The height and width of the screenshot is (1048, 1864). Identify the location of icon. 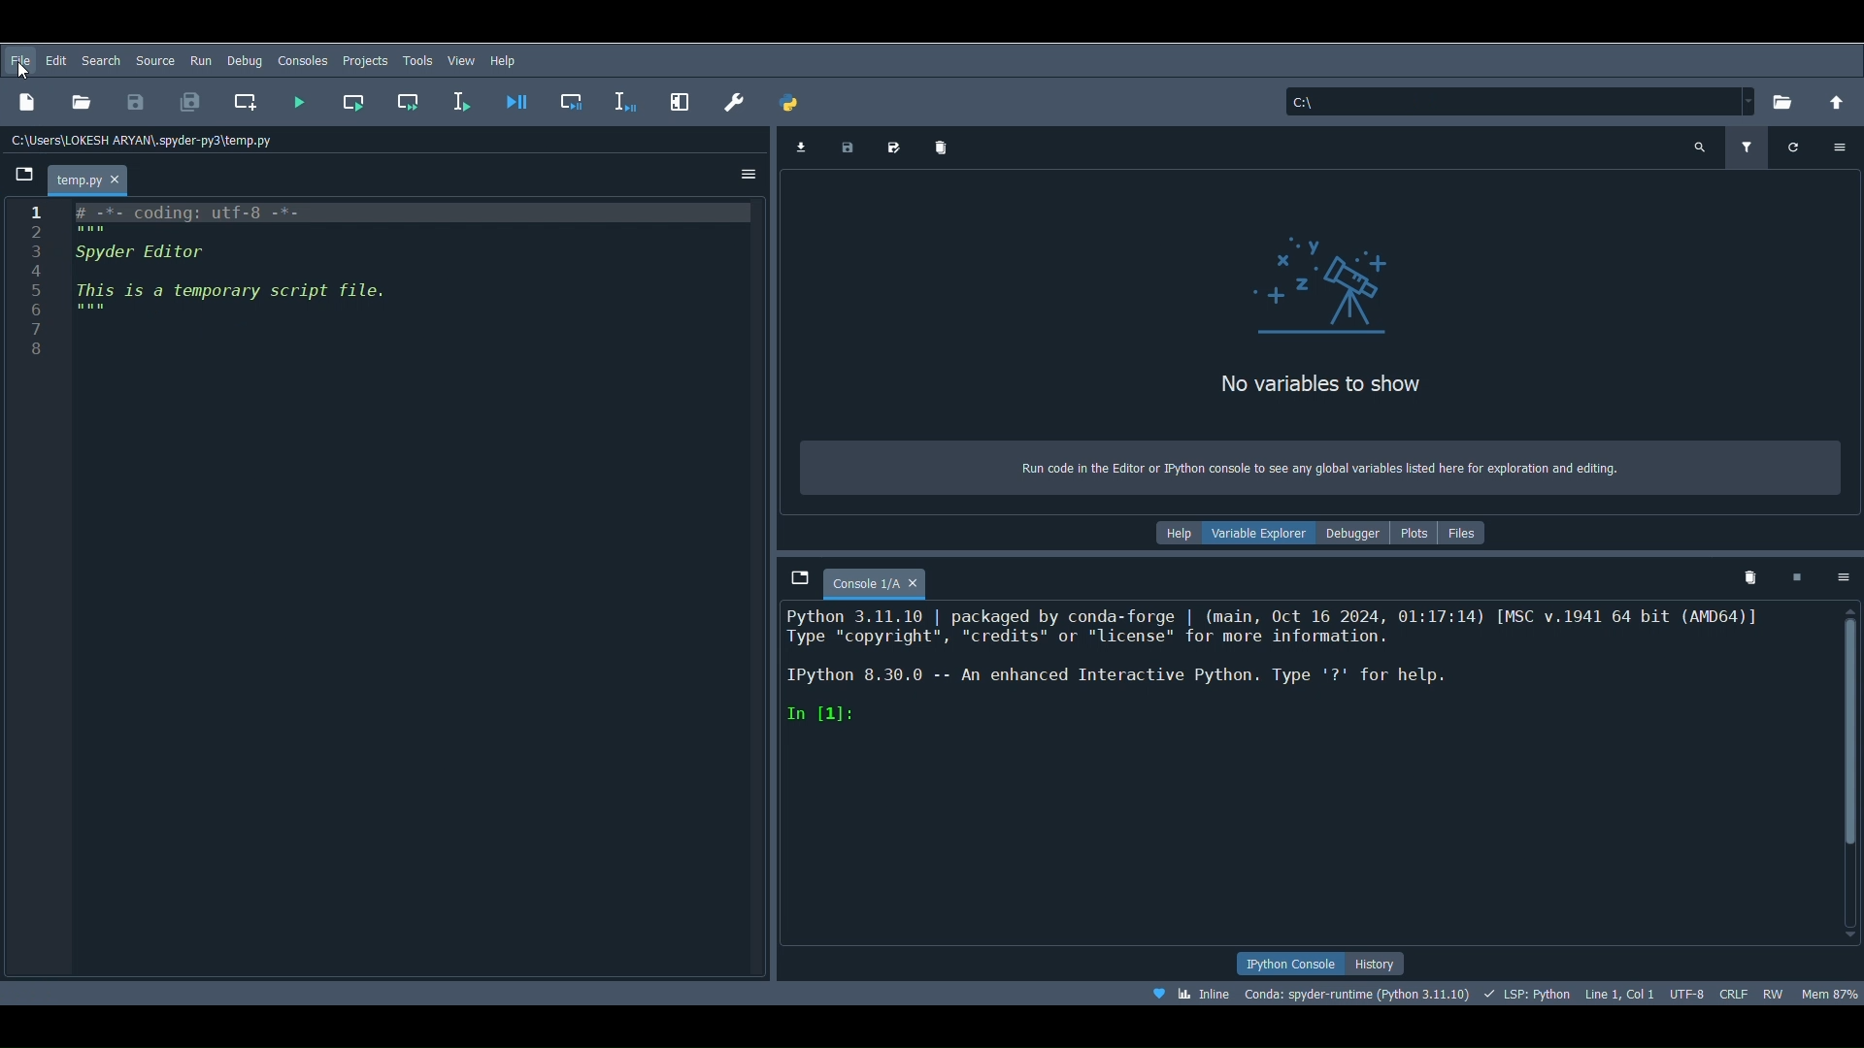
(1349, 287).